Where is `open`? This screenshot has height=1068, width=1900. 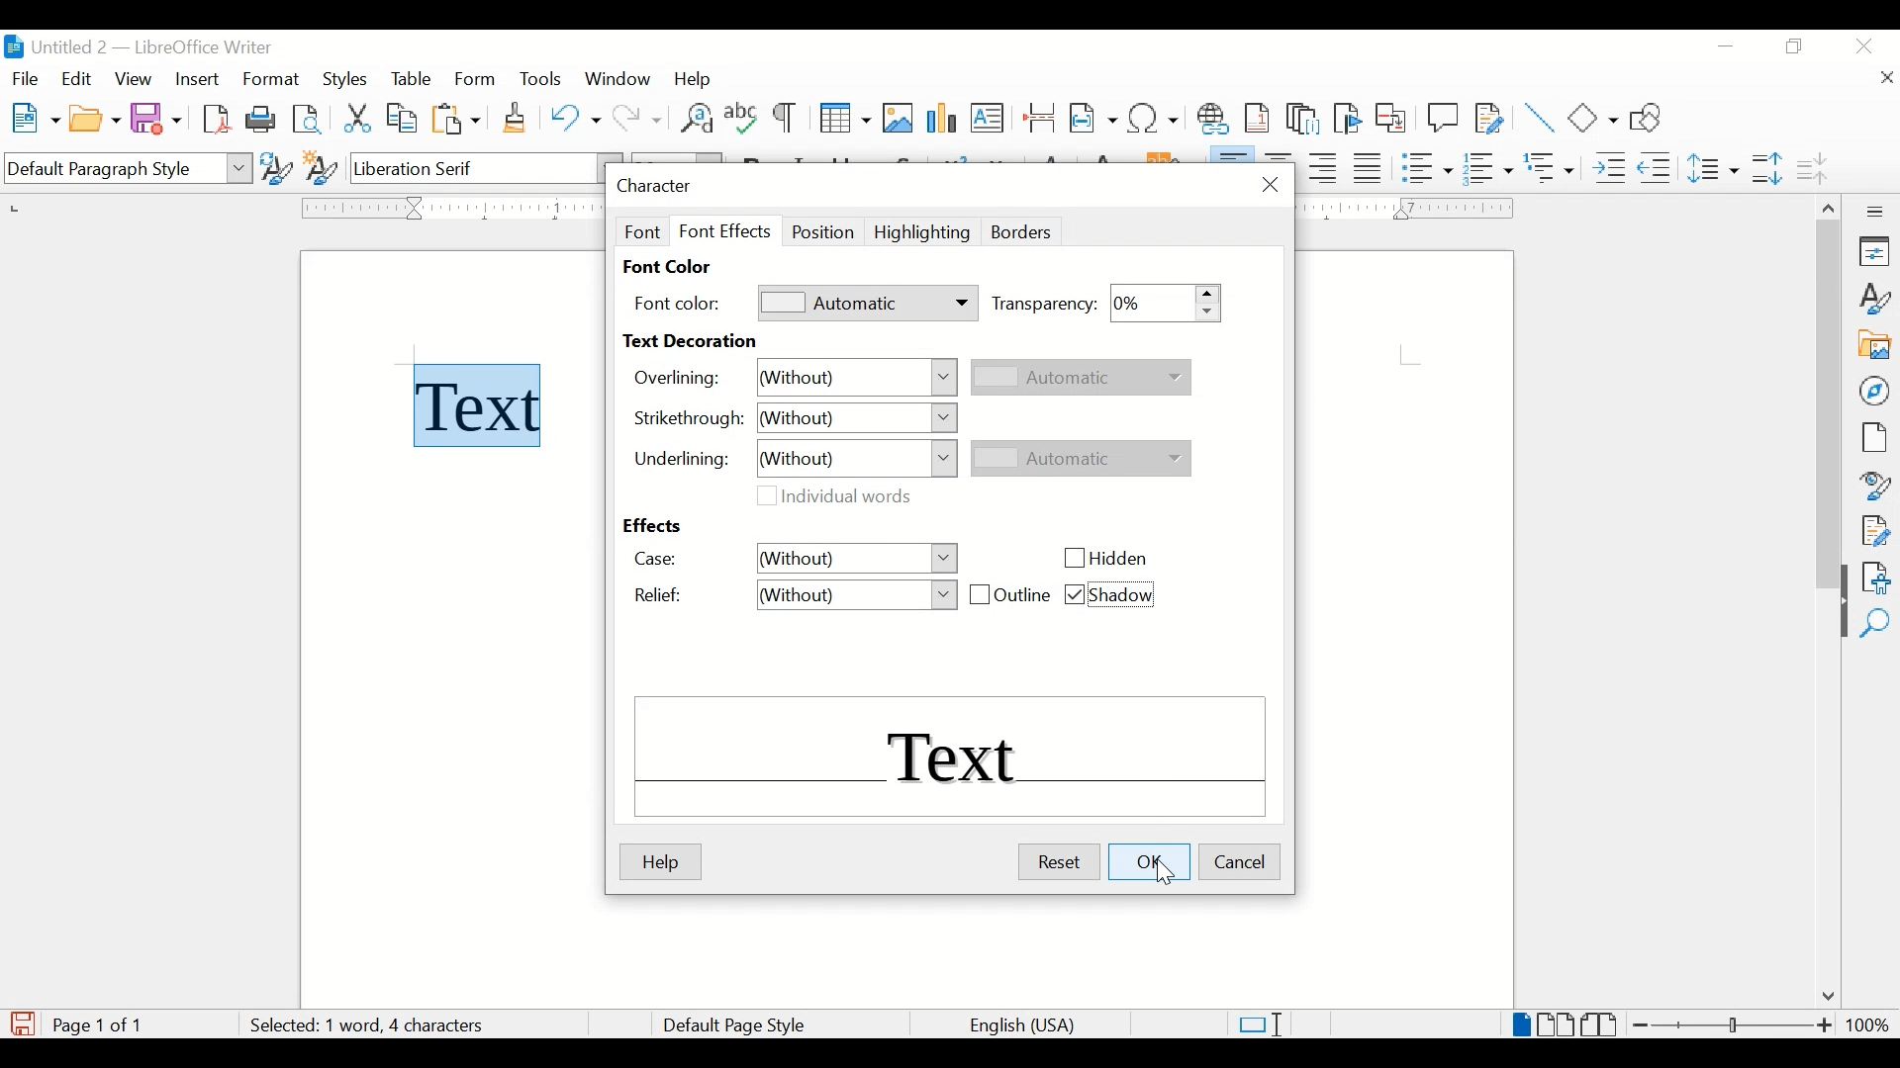
open is located at coordinates (94, 120).